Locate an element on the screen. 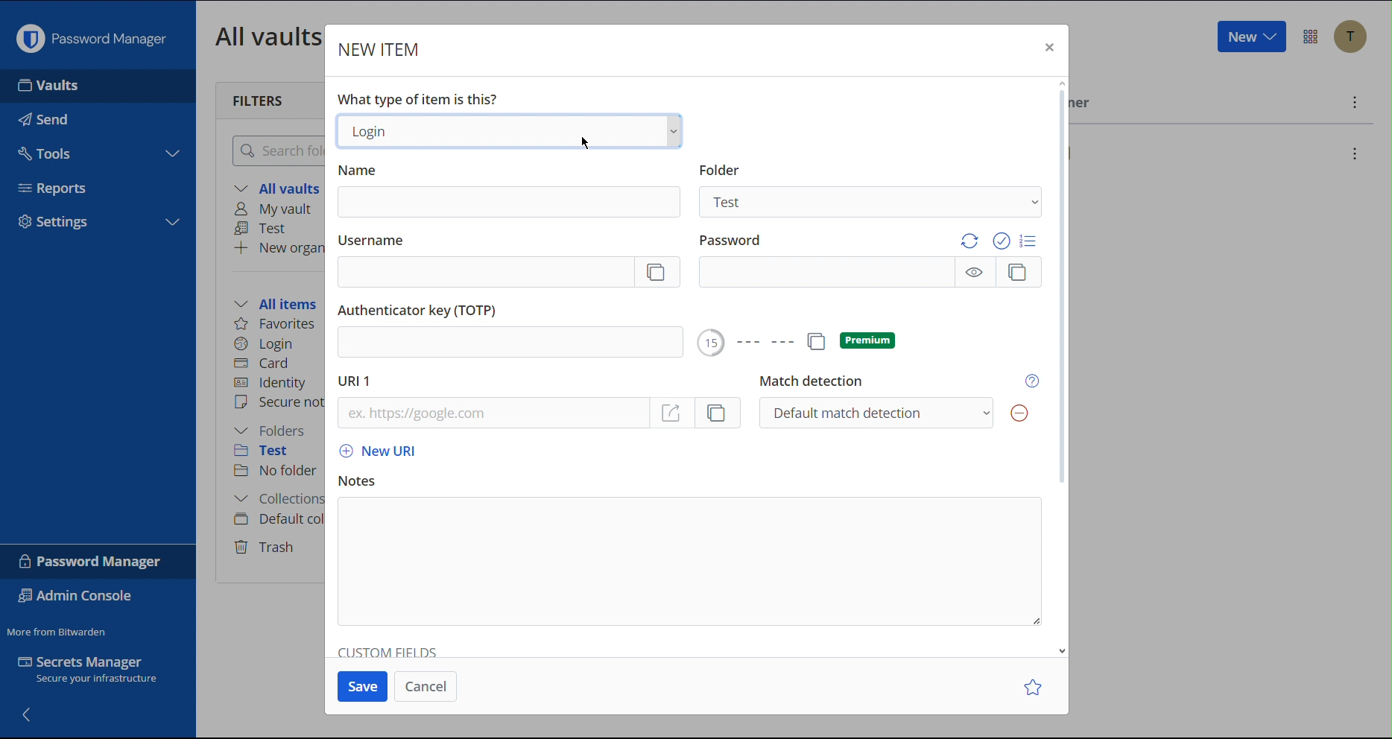  Login is located at coordinates (510, 133).